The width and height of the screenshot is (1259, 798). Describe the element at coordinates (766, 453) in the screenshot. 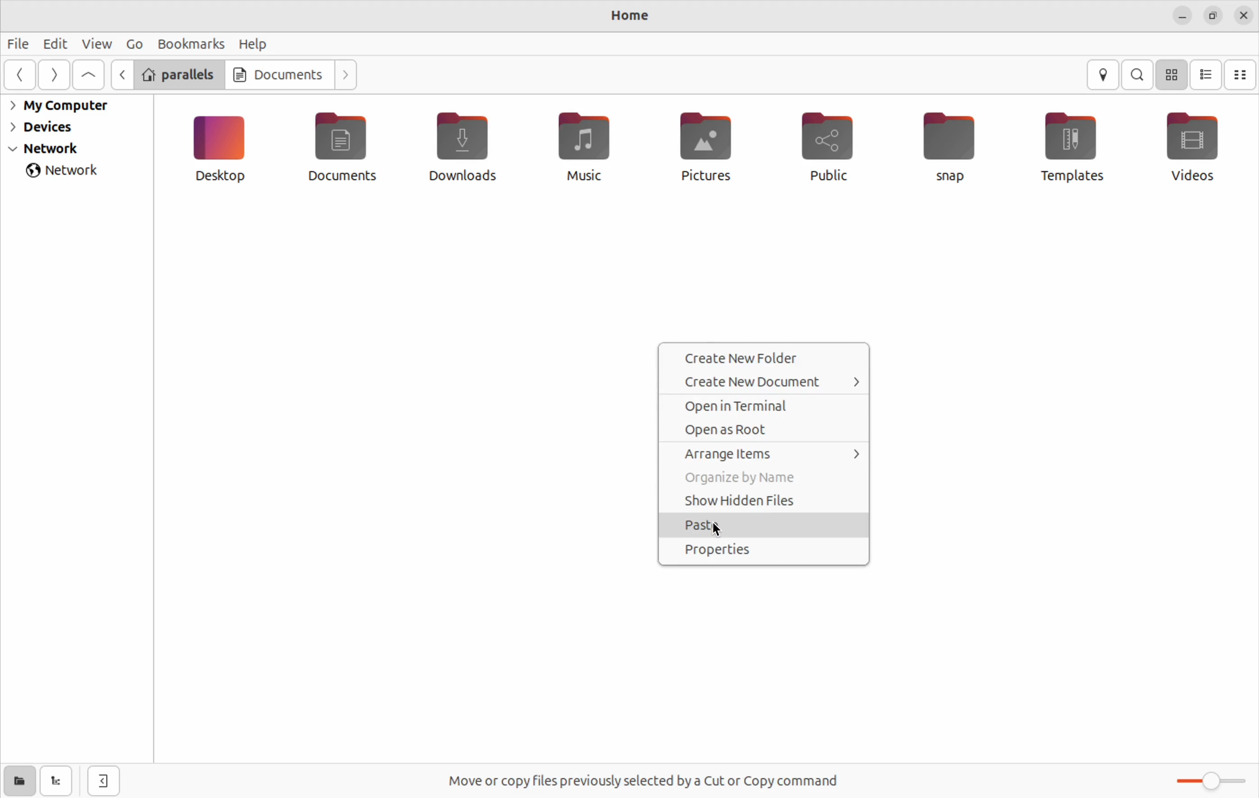

I see `arrange items` at that location.